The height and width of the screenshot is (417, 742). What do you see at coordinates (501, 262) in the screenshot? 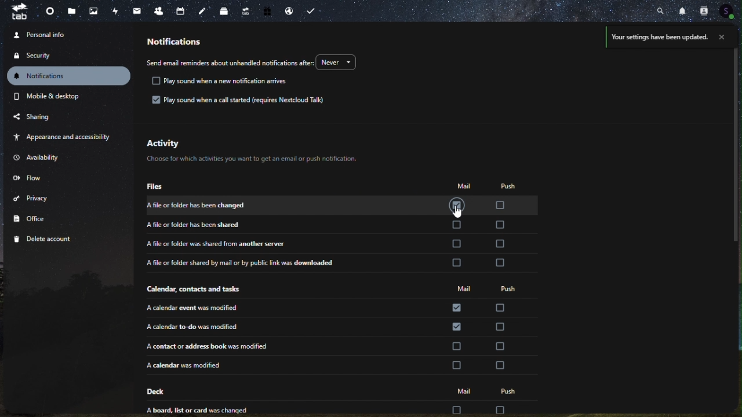
I see `check box` at bounding box center [501, 262].